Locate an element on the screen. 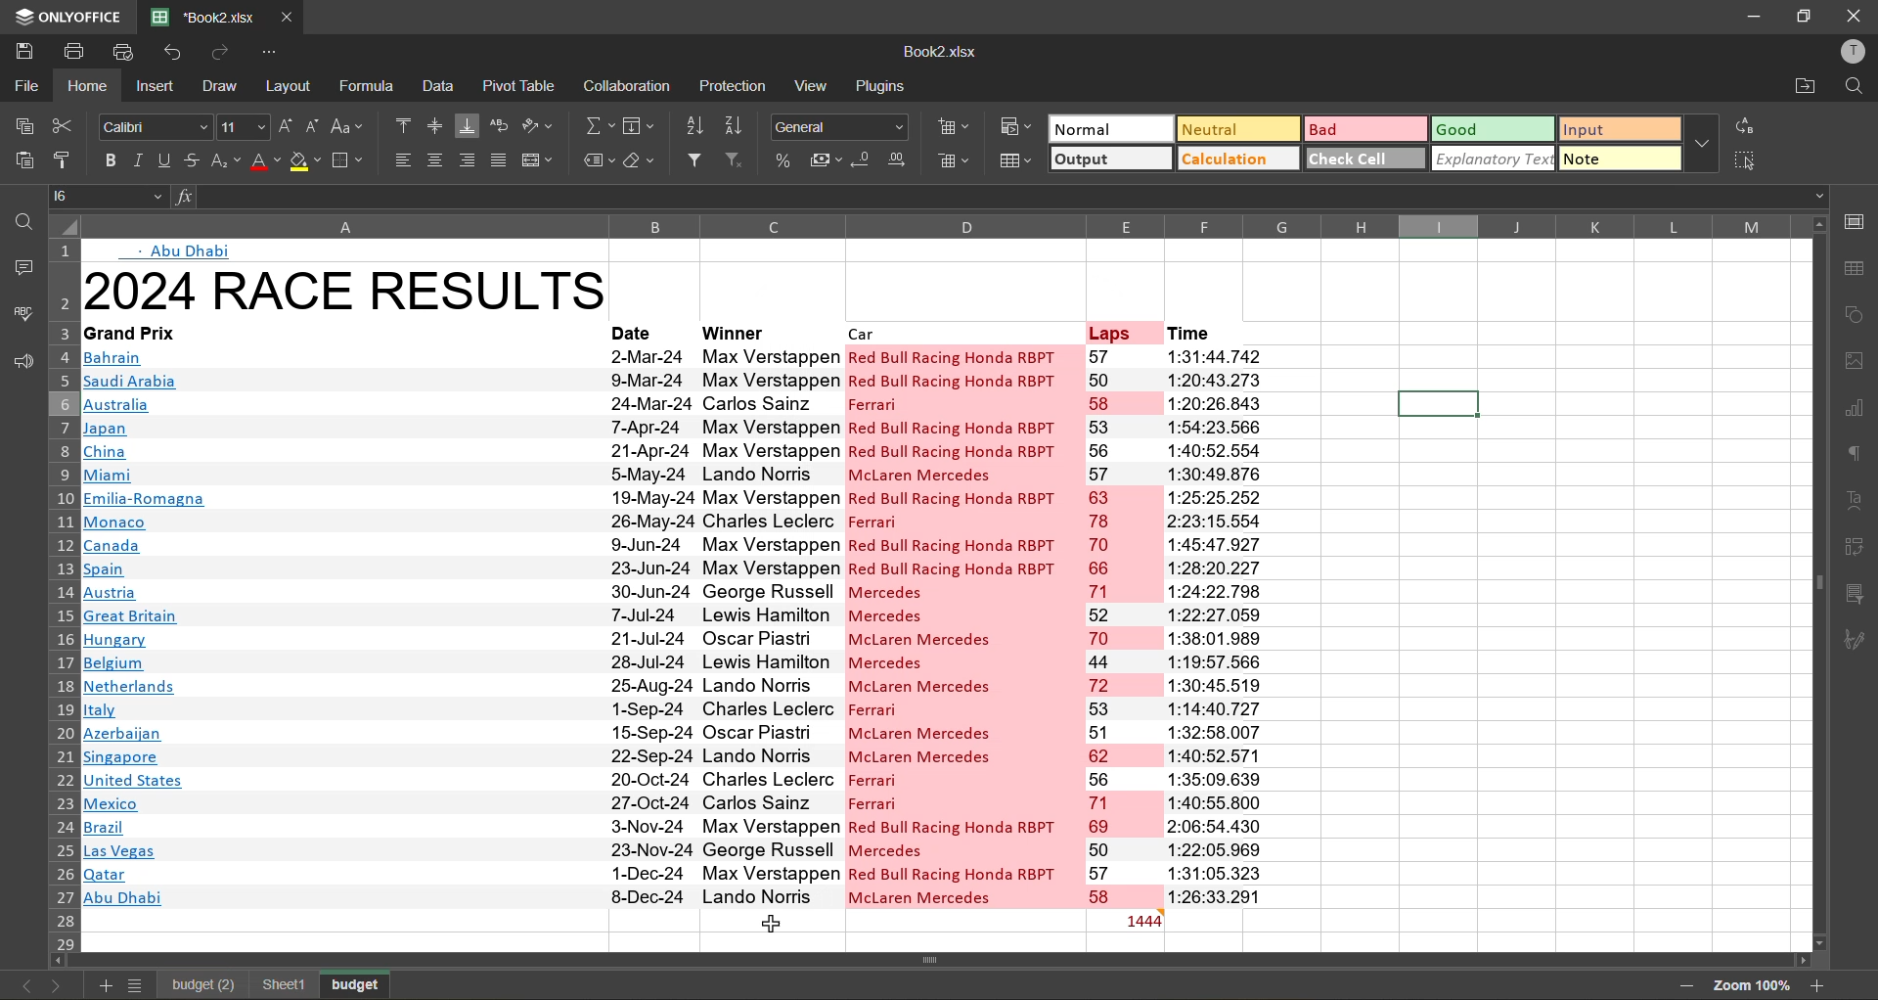 Image resolution: width=1878 pixels, height=1000 pixels. decrease decimal is located at coordinates (865, 160).